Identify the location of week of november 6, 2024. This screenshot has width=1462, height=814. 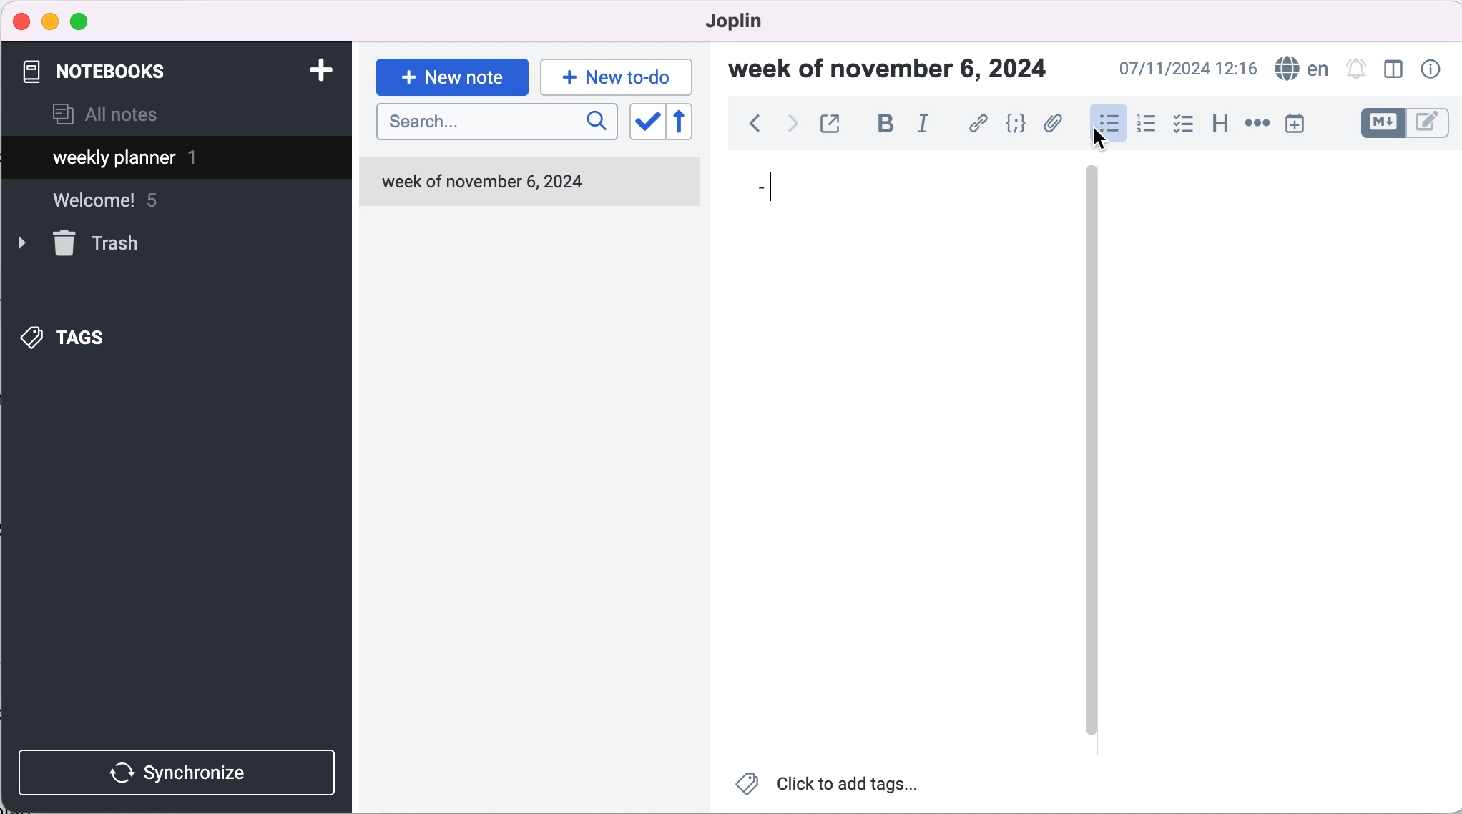
(528, 184).